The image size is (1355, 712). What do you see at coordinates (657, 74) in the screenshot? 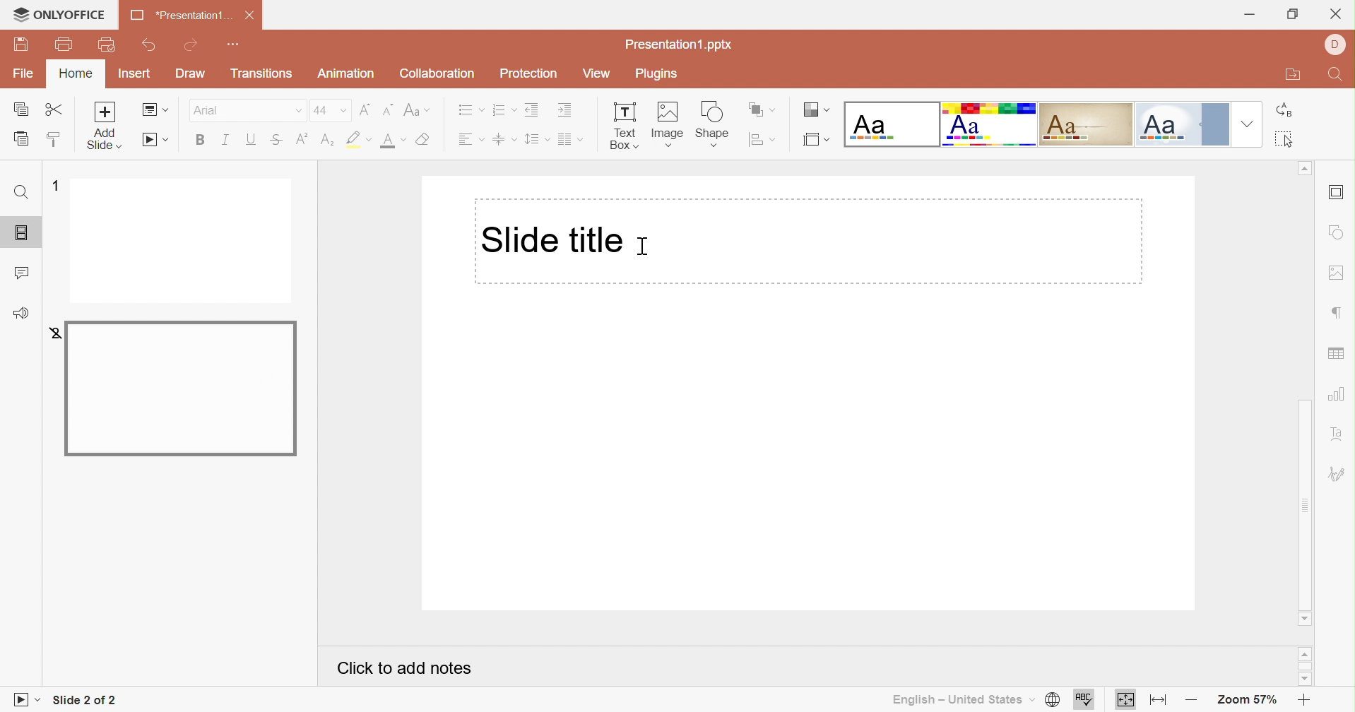
I see `Plugins` at bounding box center [657, 74].